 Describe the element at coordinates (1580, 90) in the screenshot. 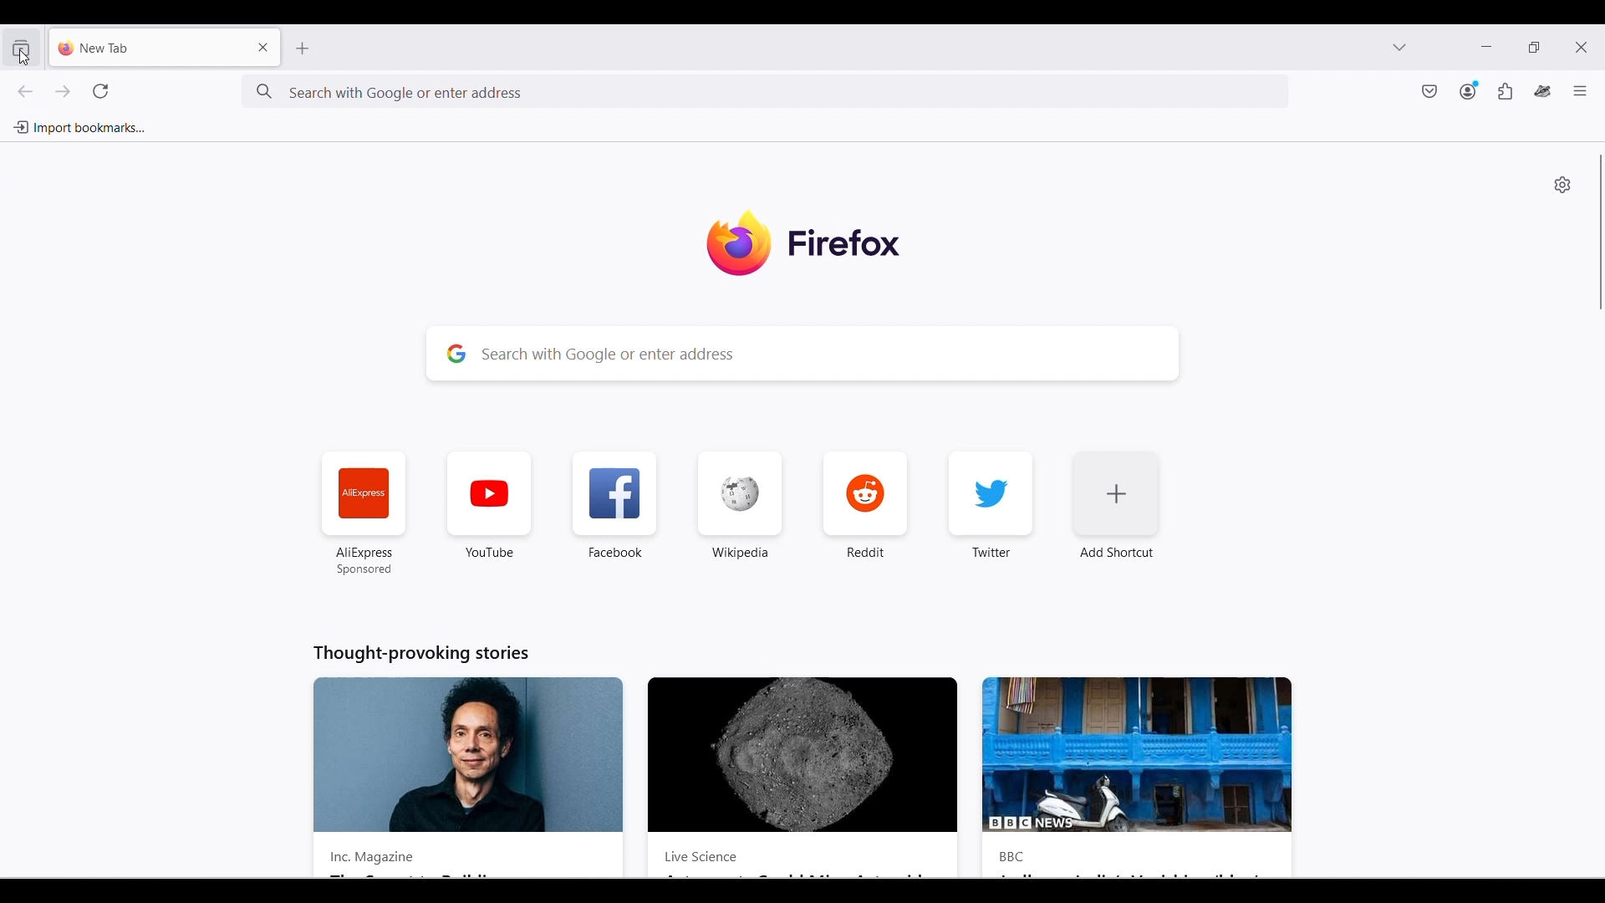

I see `Open application menu` at that location.